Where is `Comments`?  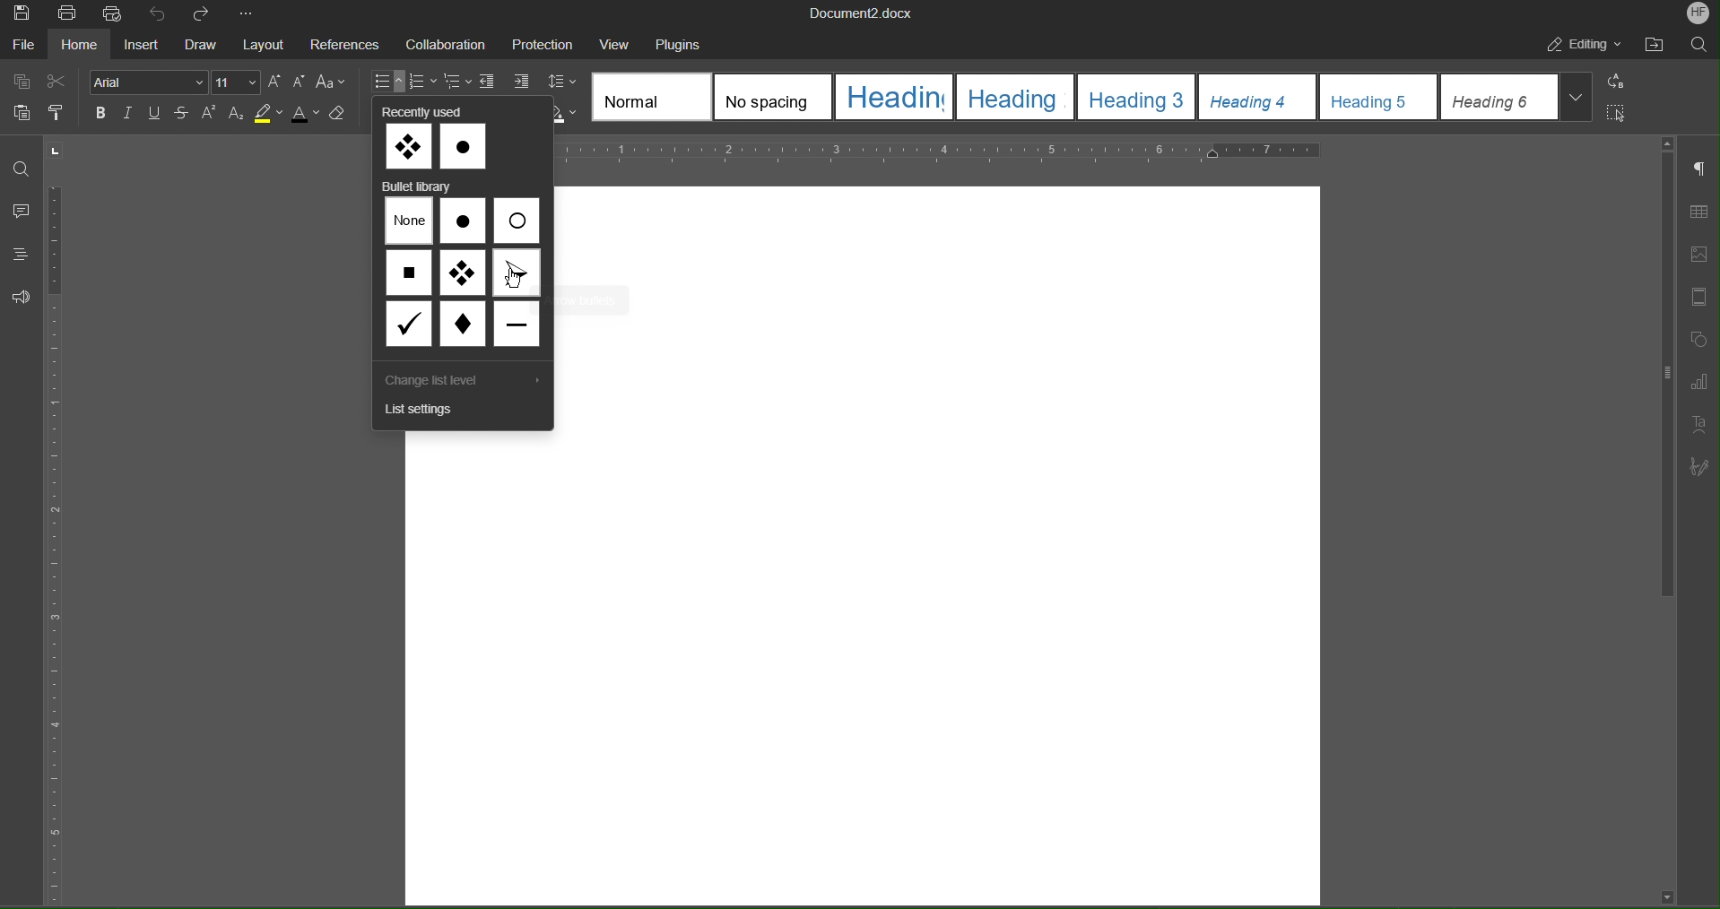 Comments is located at coordinates (22, 211).